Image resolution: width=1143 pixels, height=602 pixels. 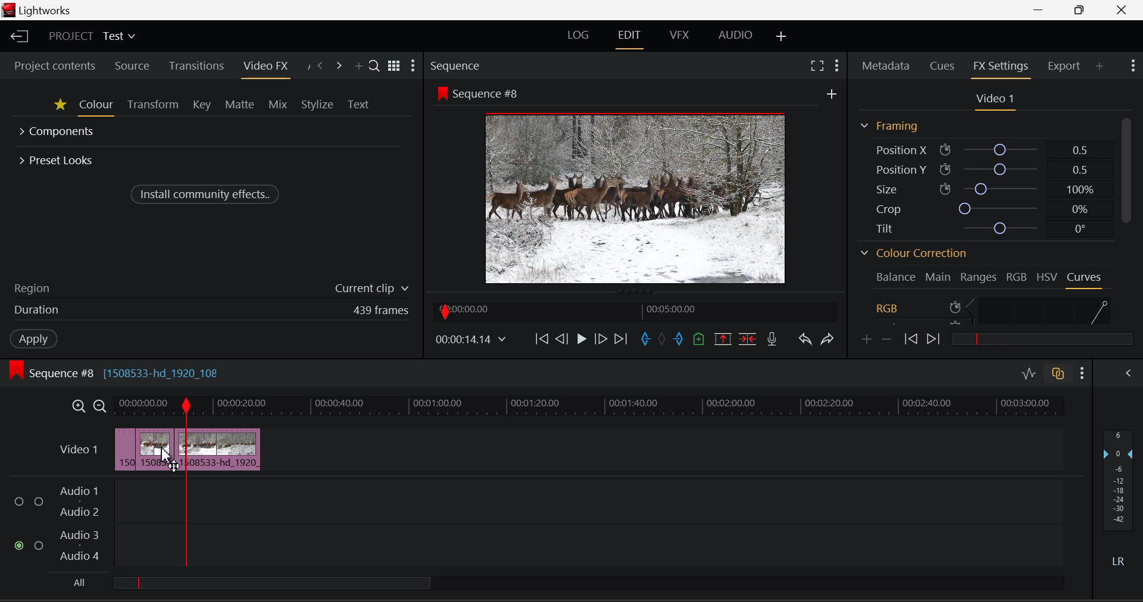 I want to click on Matte, so click(x=240, y=106).